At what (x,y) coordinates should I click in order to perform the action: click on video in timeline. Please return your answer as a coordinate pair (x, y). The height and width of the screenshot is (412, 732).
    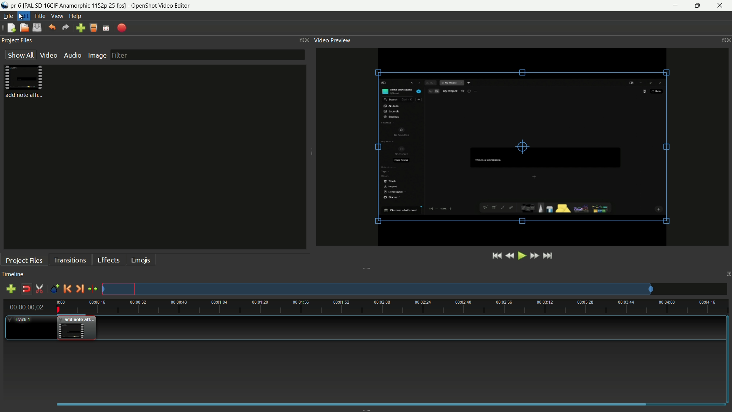
    Looking at the image, I should click on (77, 328).